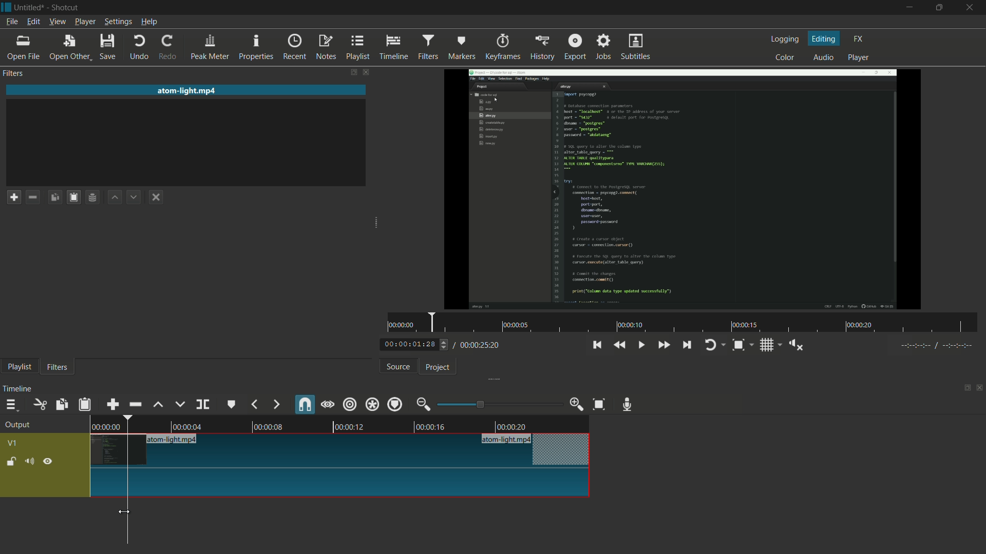 This screenshot has height=554, width=986. Describe the element at coordinates (604, 46) in the screenshot. I see `jobs` at that location.